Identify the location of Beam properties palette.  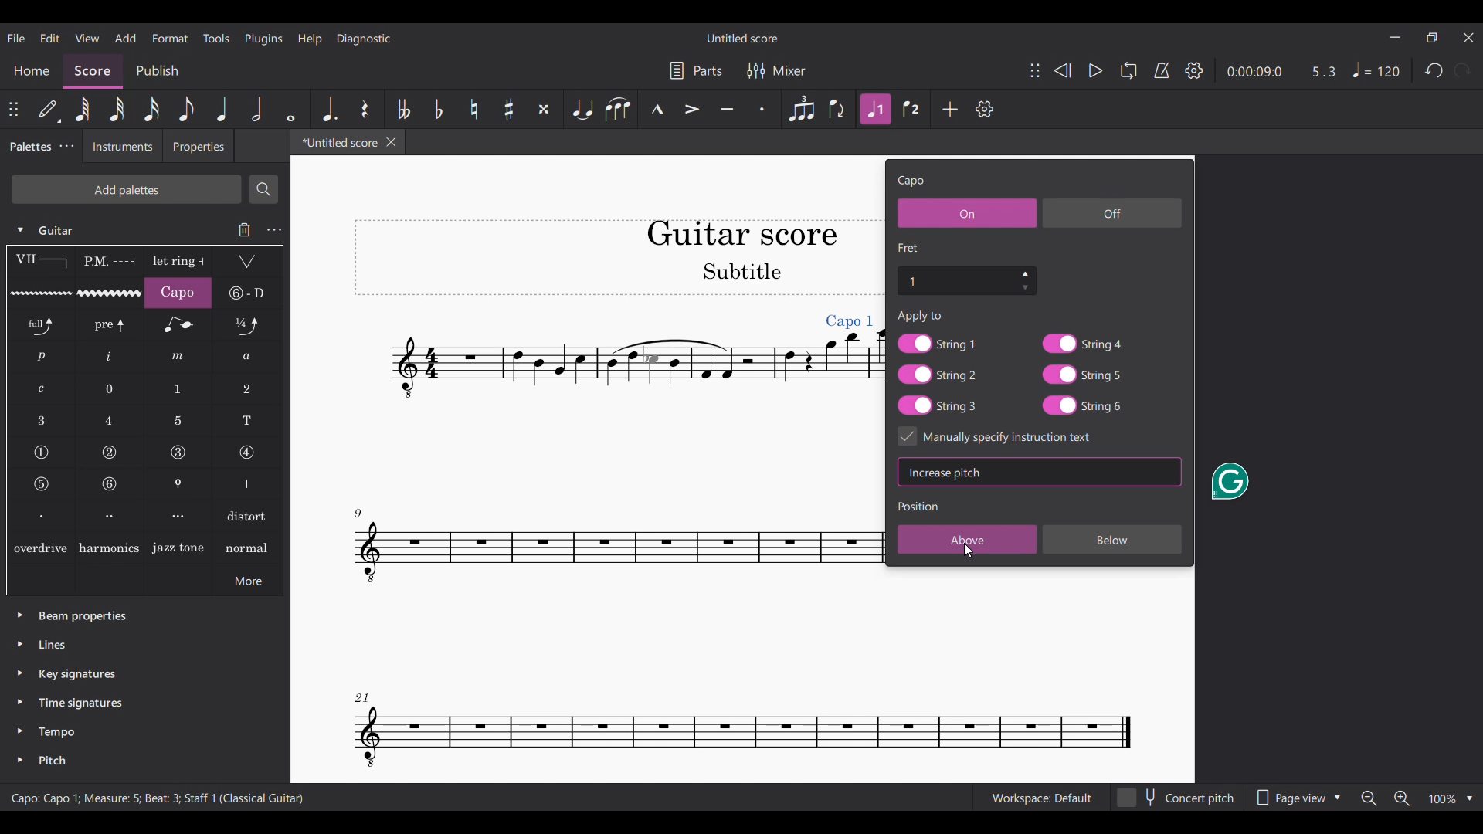
(83, 617).